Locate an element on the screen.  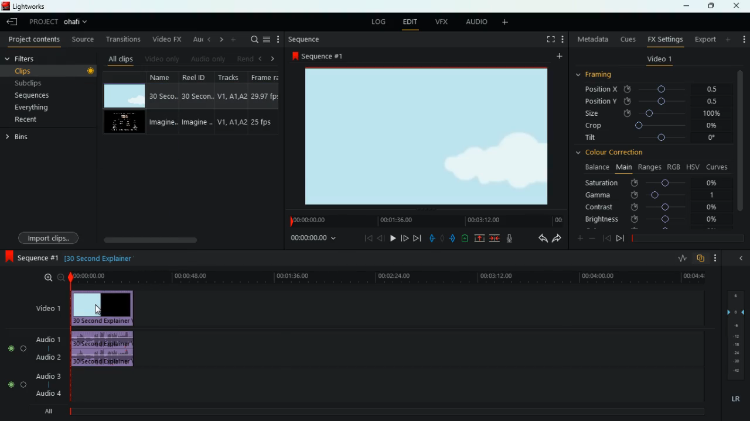
mic is located at coordinates (507, 239).